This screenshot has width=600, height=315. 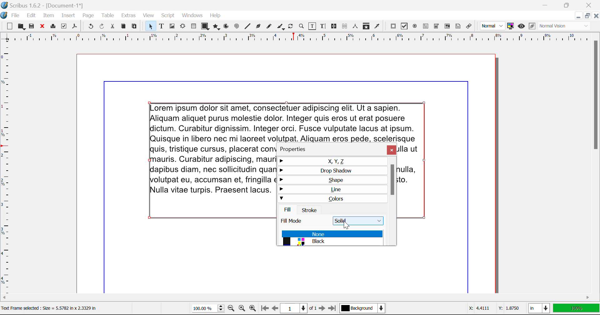 I want to click on New, so click(x=9, y=27).